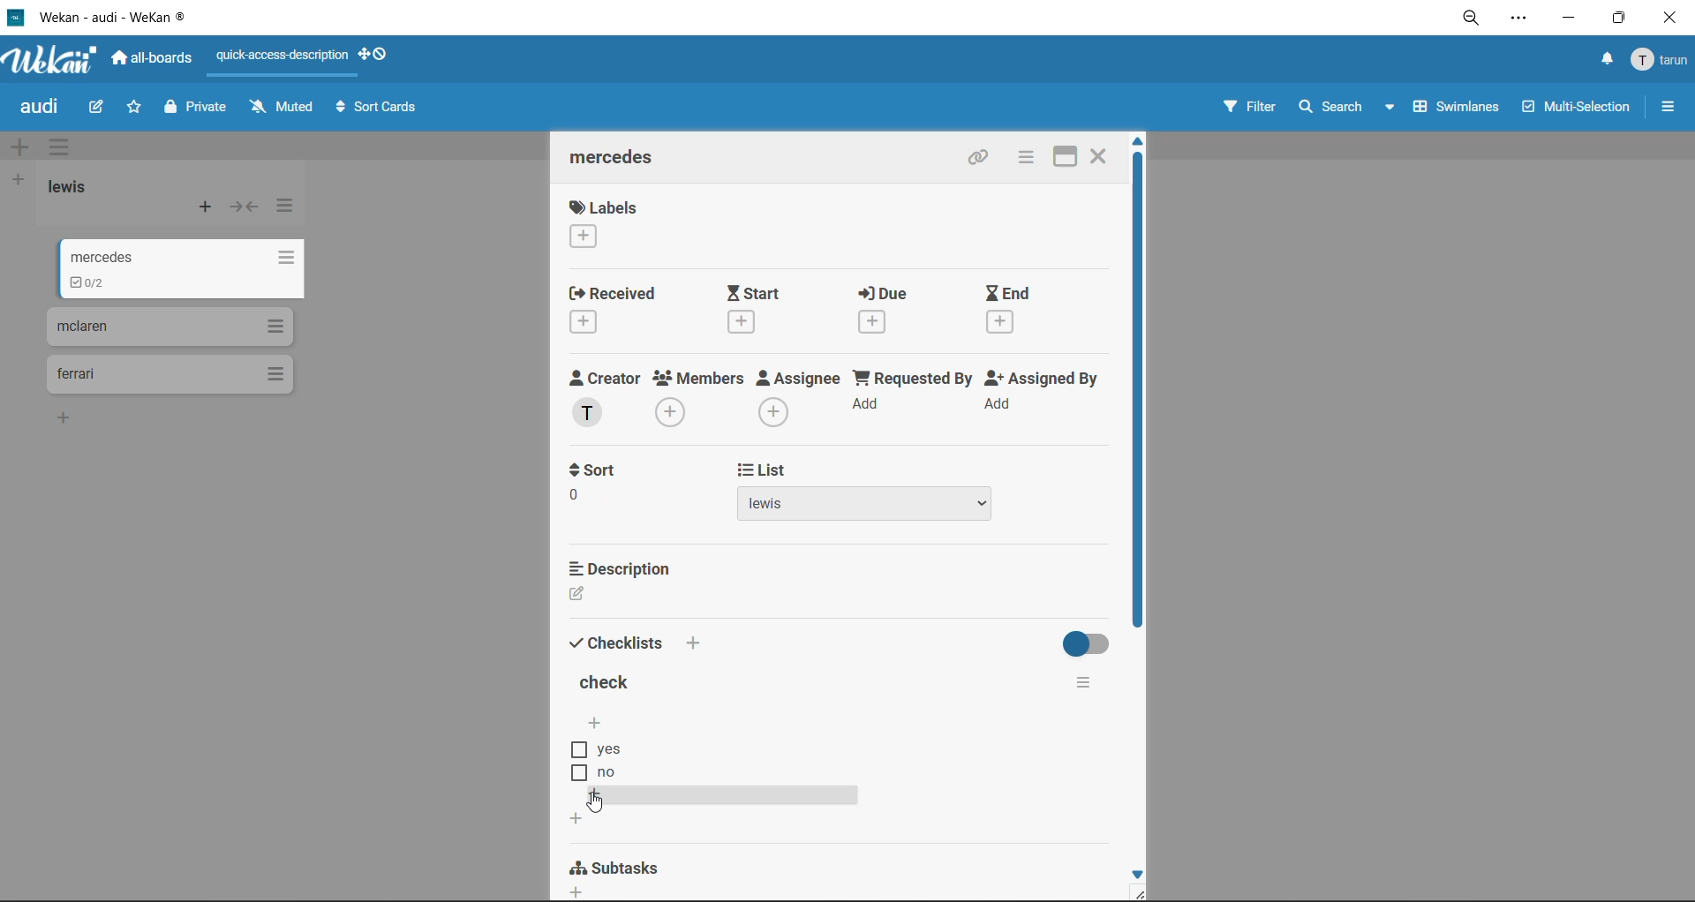 This screenshot has width=1695, height=902. Describe the element at coordinates (608, 748) in the screenshot. I see `yes` at that location.